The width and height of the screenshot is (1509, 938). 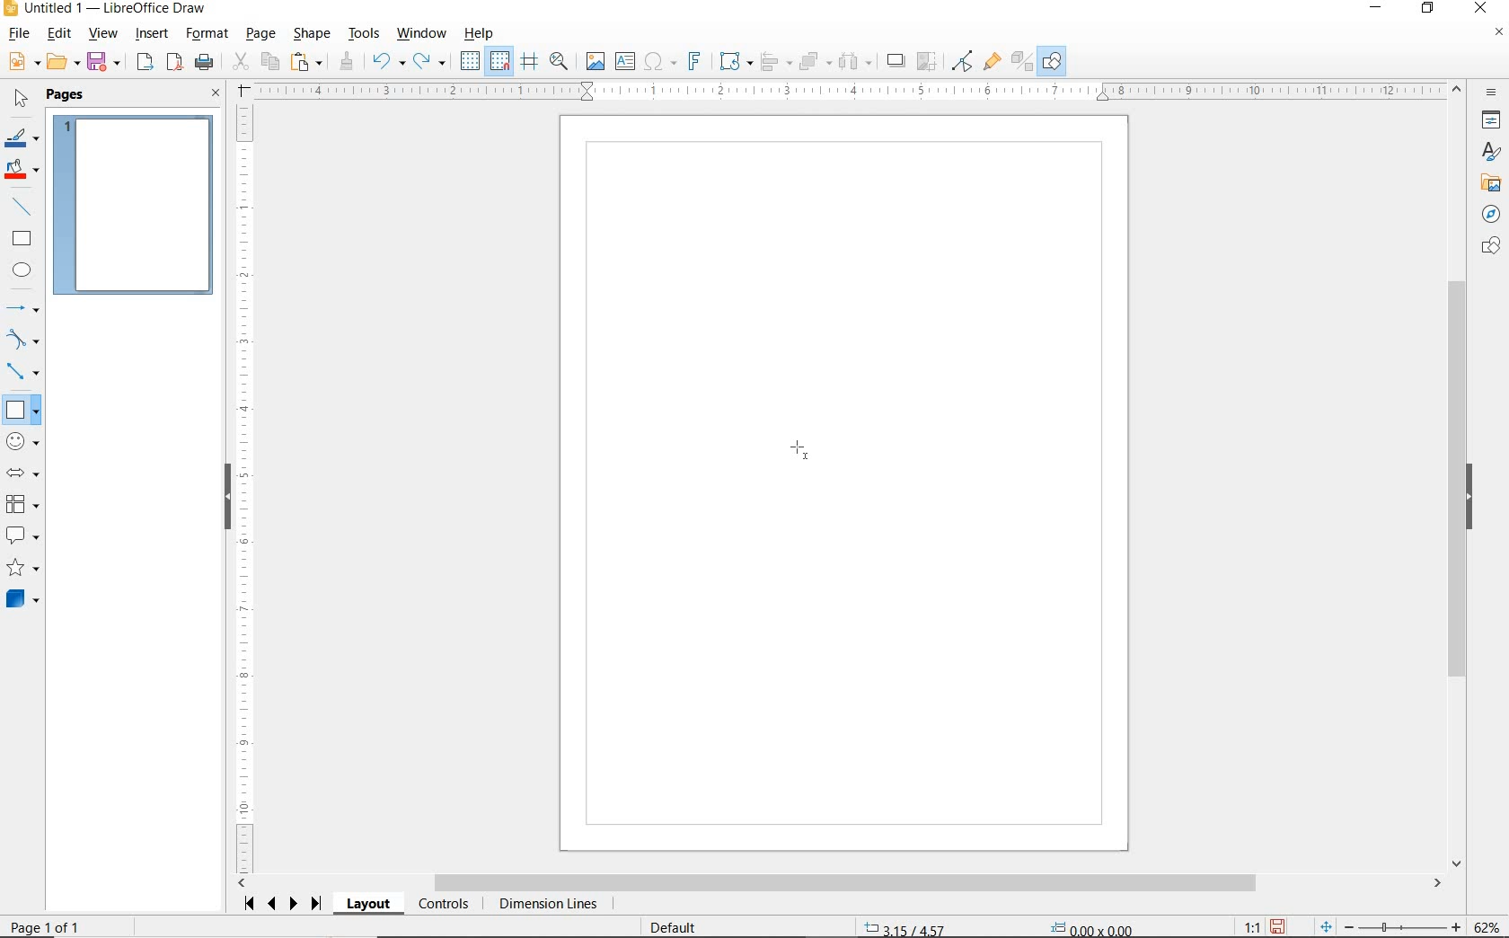 What do you see at coordinates (240, 62) in the screenshot?
I see `CUT` at bounding box center [240, 62].